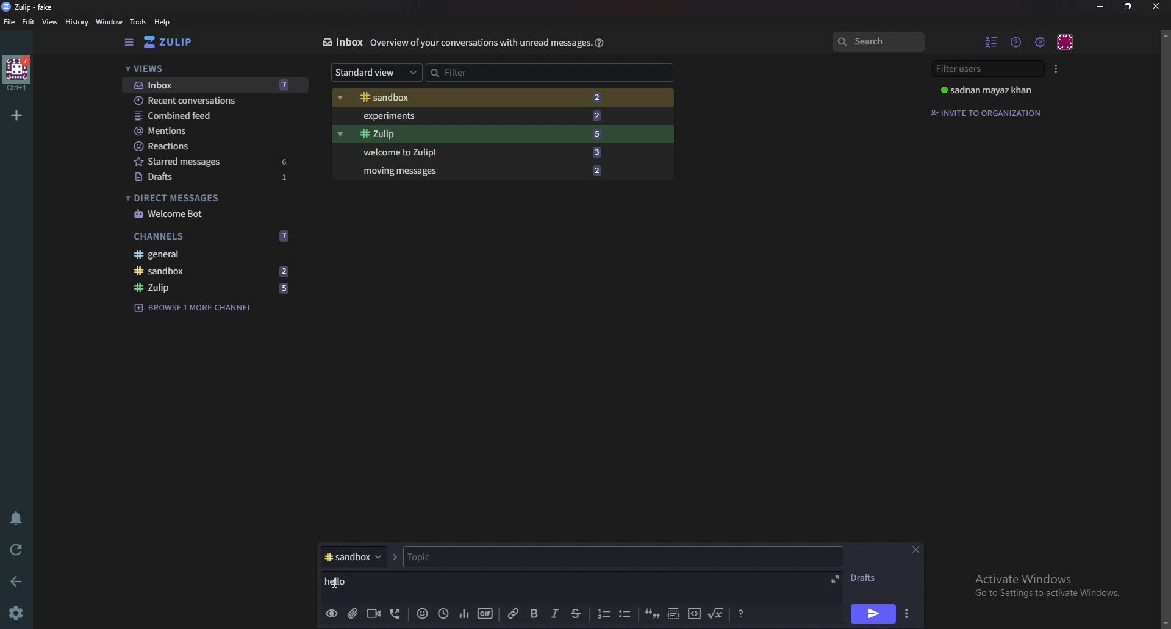  What do you see at coordinates (49, 23) in the screenshot?
I see `View` at bounding box center [49, 23].